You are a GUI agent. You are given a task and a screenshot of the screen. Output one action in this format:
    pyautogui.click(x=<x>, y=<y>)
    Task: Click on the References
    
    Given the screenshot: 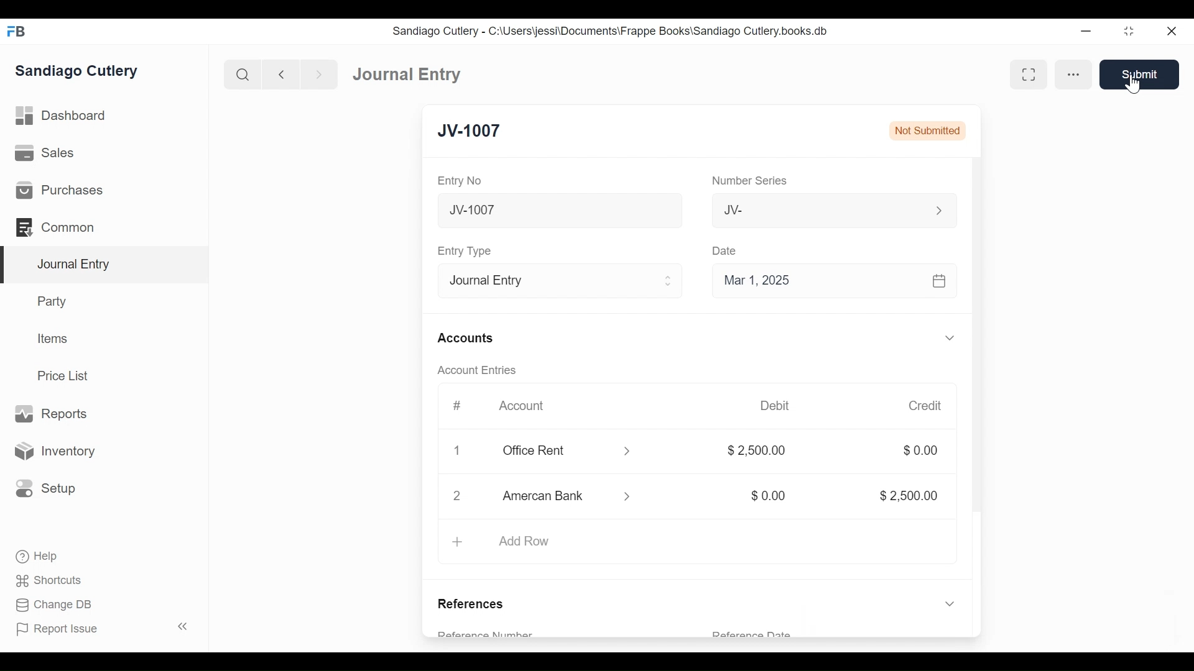 What is the action you would take?
    pyautogui.click(x=476, y=601)
    